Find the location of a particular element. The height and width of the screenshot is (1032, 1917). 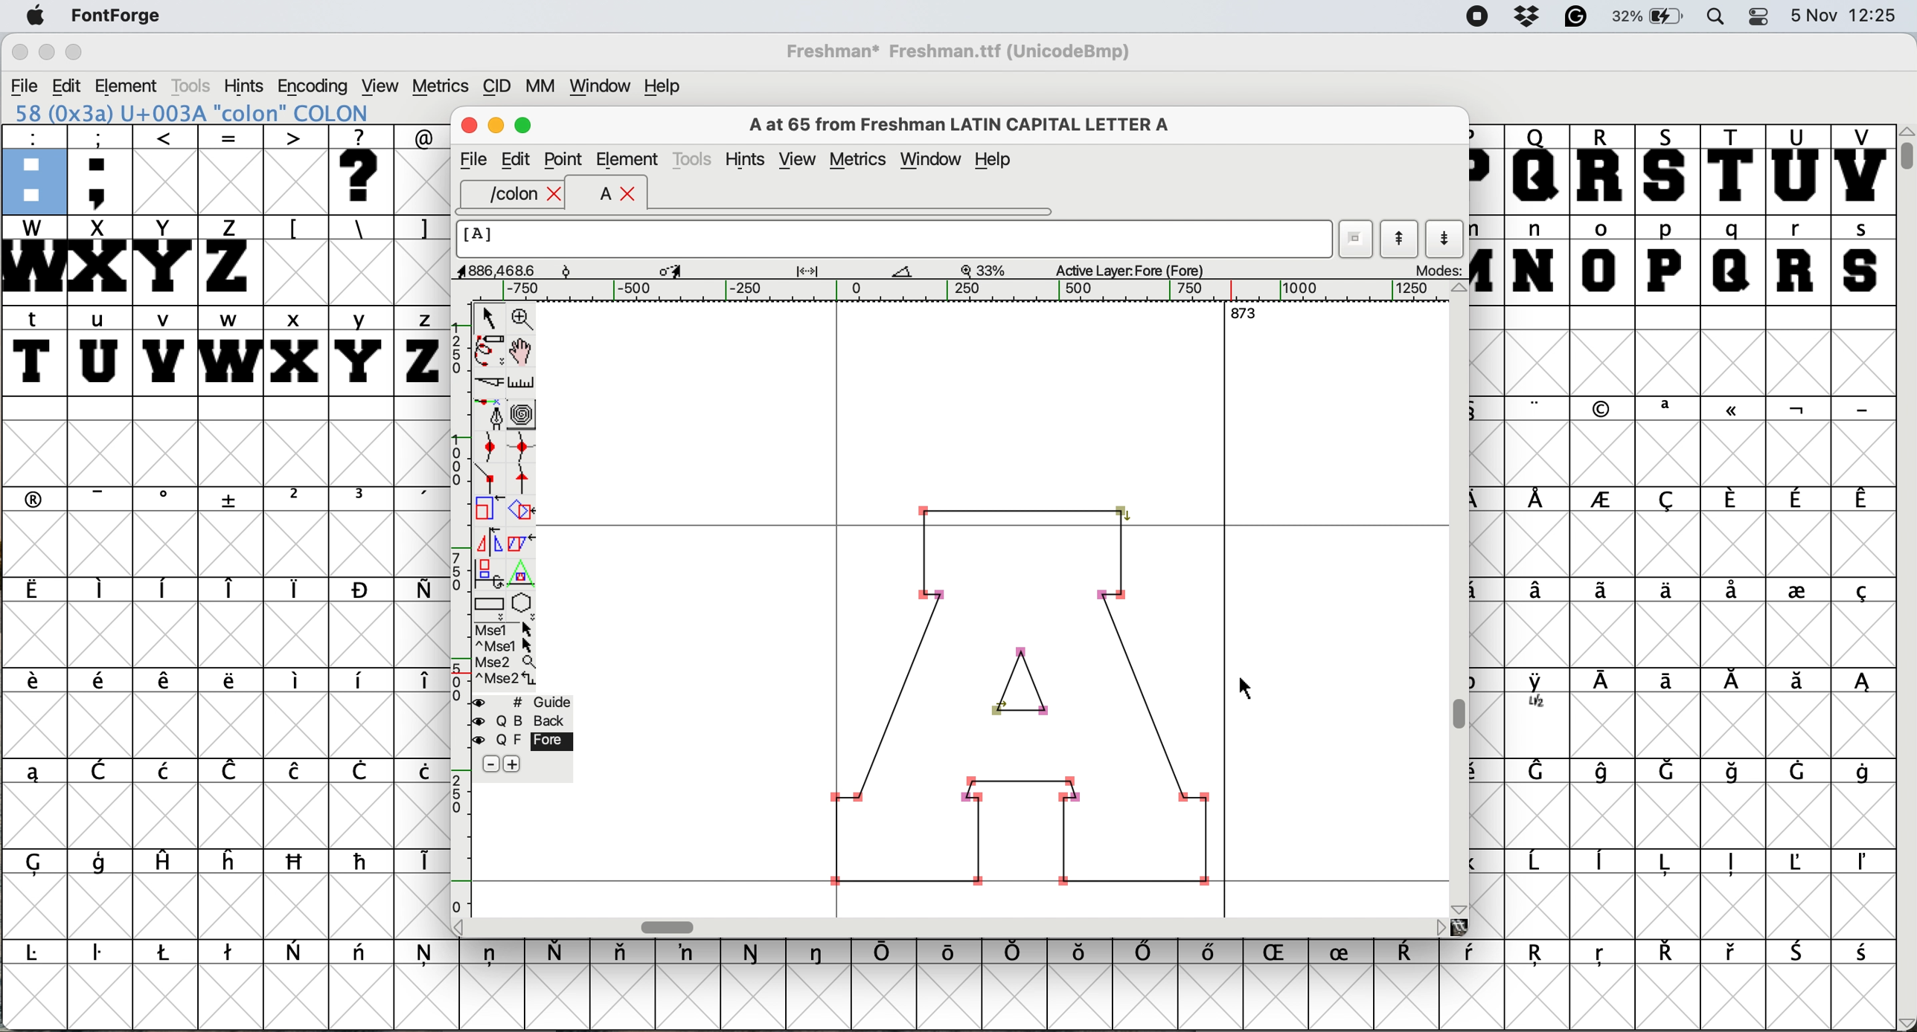

w is located at coordinates (227, 349).